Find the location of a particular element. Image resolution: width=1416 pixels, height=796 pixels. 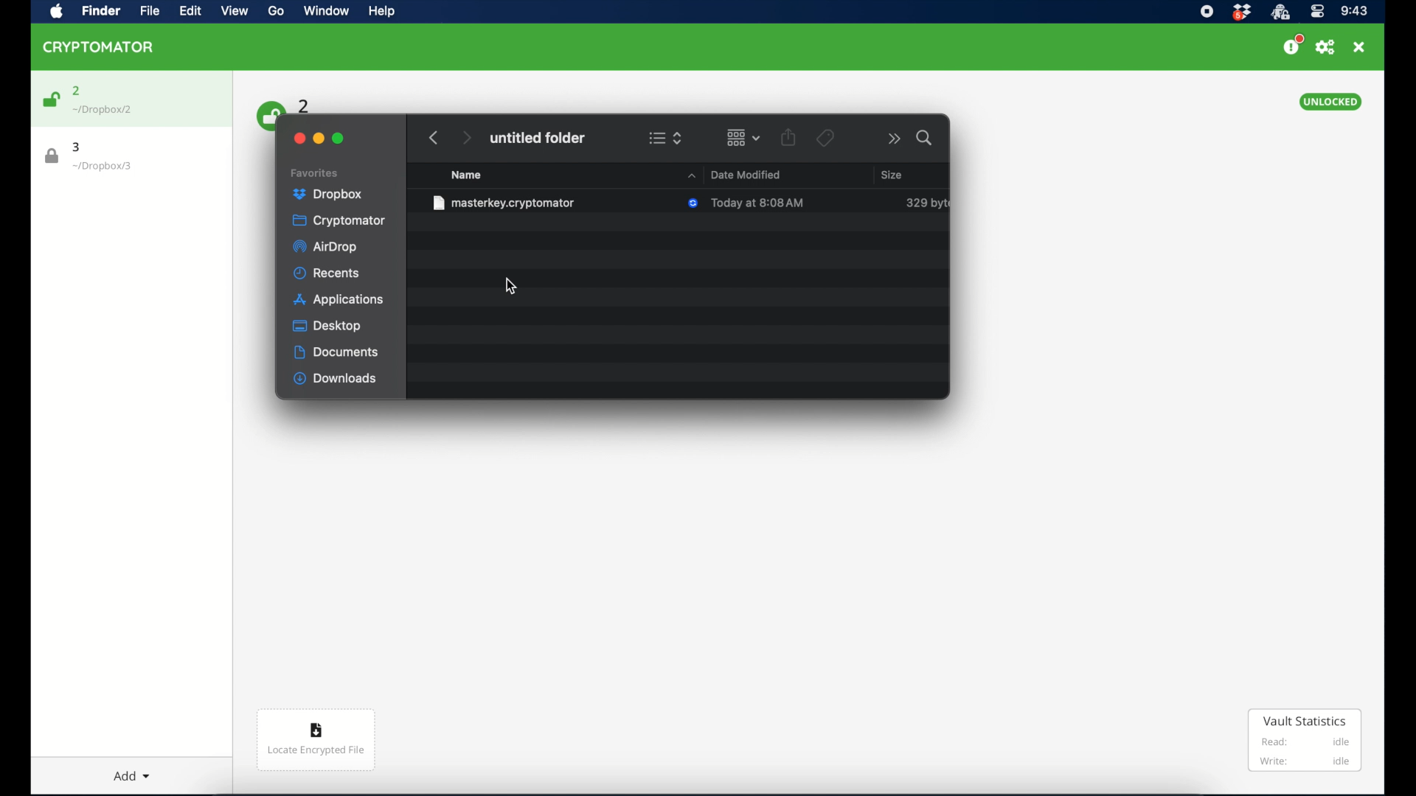

help is located at coordinates (381, 11).